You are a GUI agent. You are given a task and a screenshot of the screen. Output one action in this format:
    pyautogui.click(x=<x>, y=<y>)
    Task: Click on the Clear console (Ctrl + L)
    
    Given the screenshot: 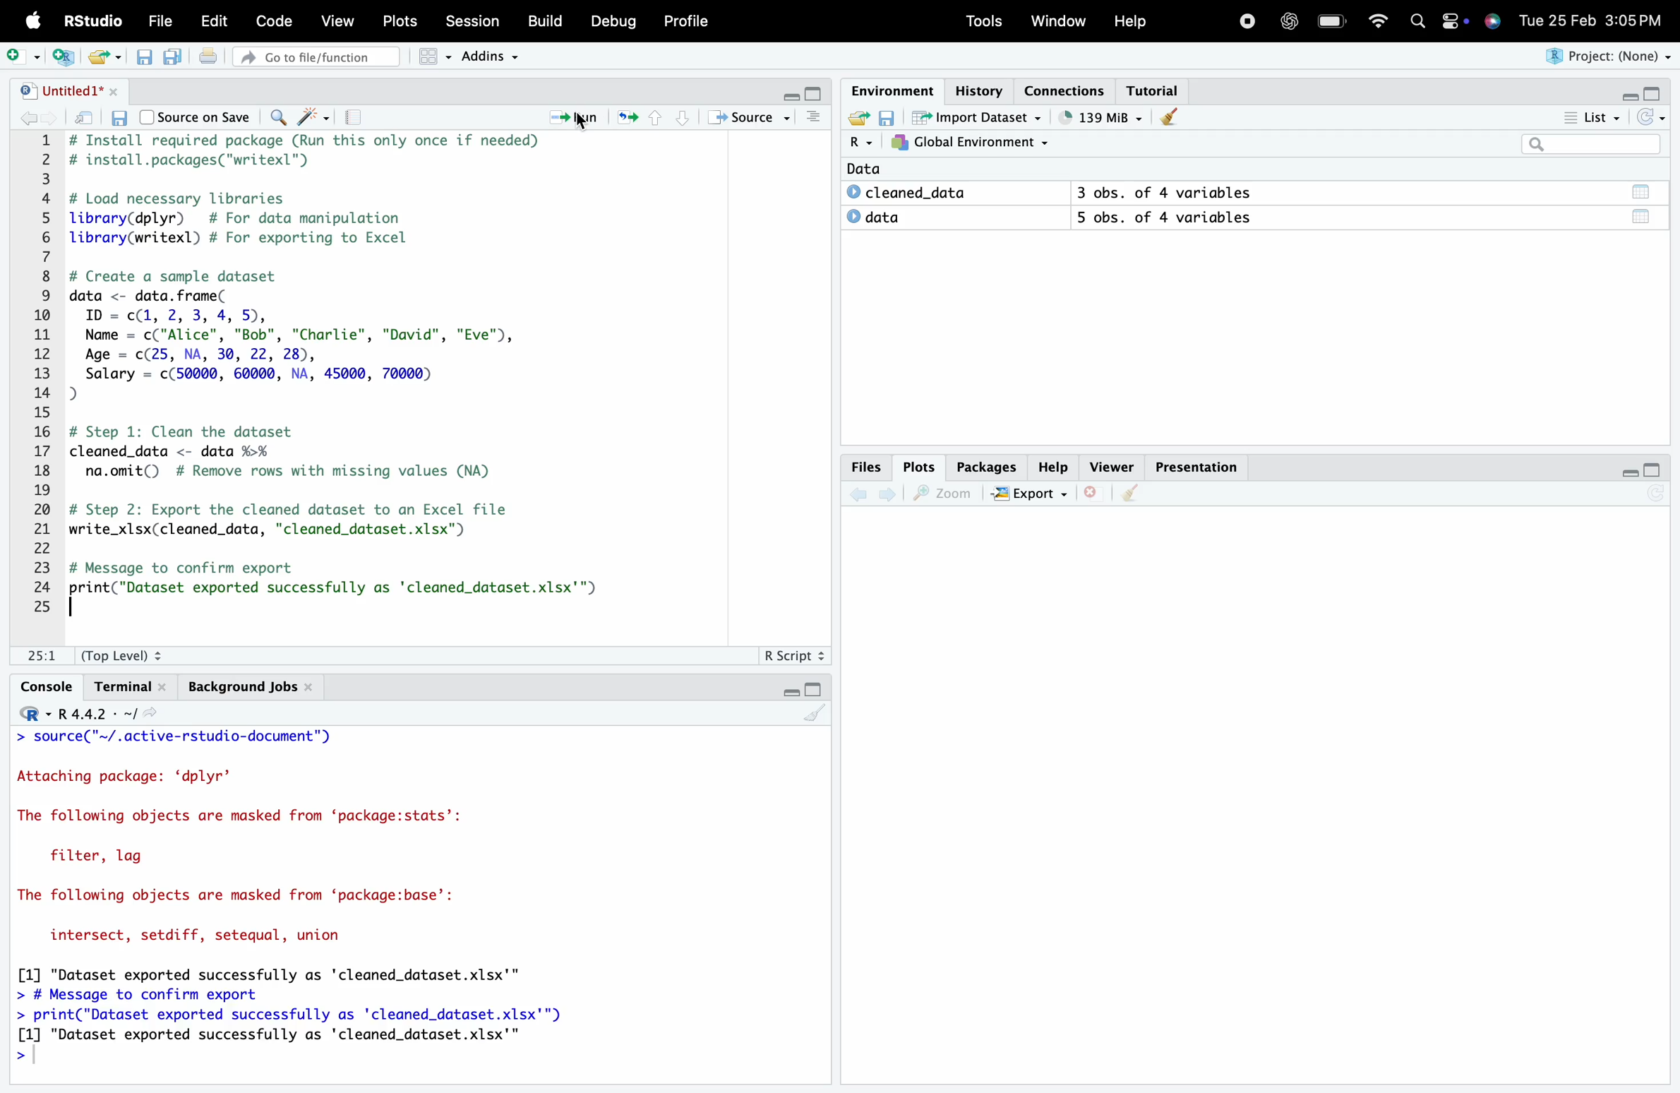 What is the action you would take?
    pyautogui.click(x=1167, y=119)
    